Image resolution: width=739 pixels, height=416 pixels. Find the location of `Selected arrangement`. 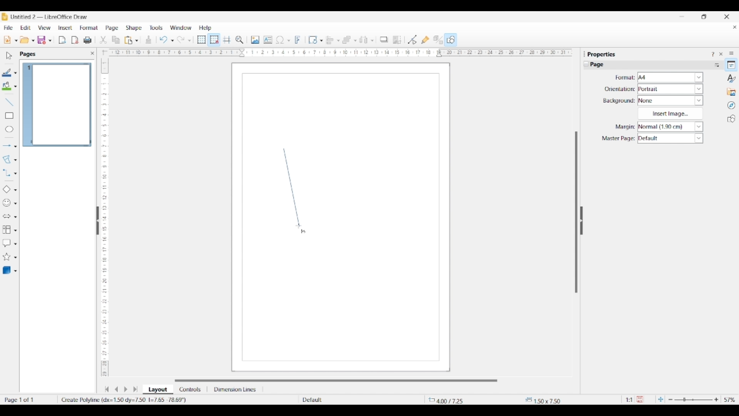

Selected arrangement is located at coordinates (347, 40).